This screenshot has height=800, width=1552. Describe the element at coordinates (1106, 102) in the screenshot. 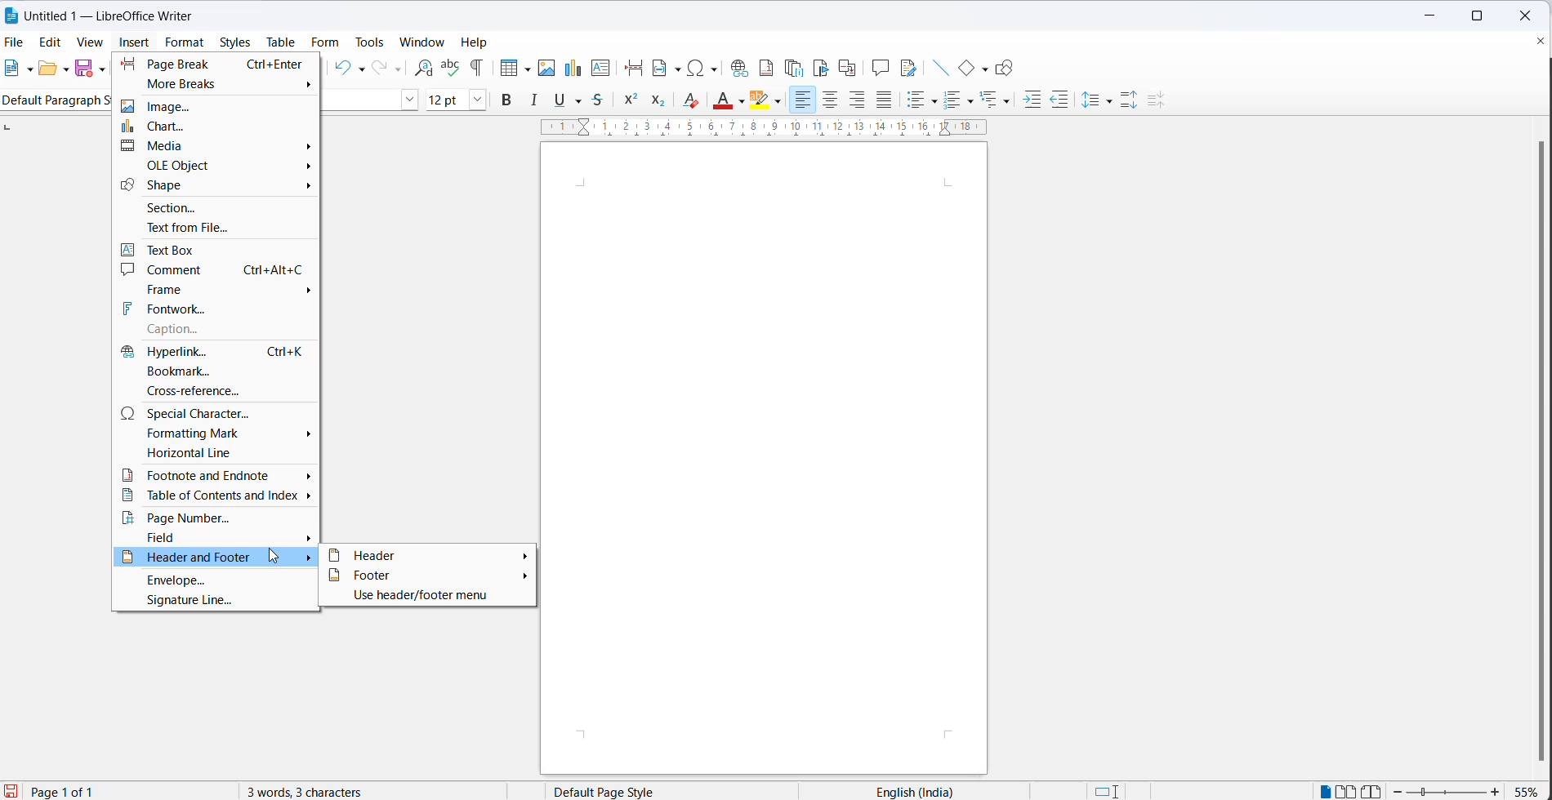

I see `line spacing options` at that location.